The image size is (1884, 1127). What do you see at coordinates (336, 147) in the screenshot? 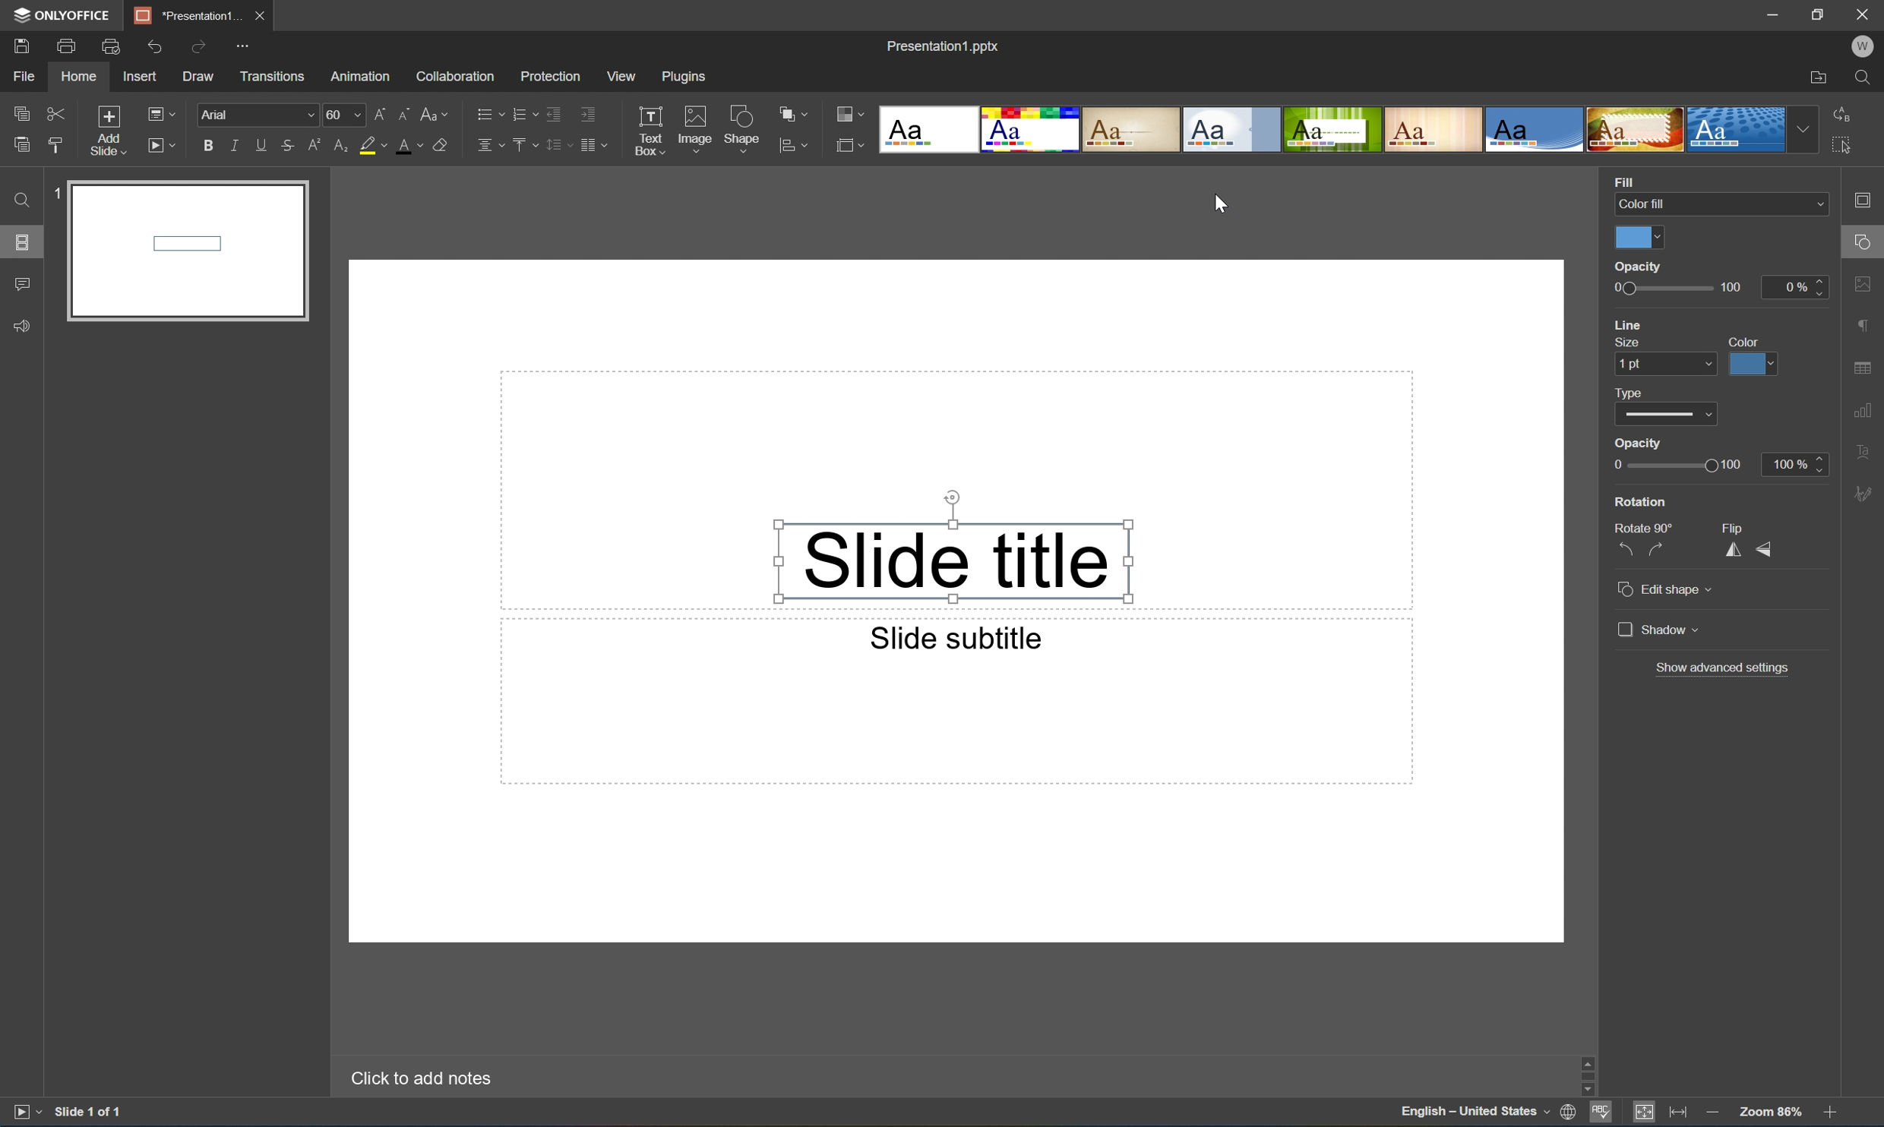
I see `Subscript` at bounding box center [336, 147].